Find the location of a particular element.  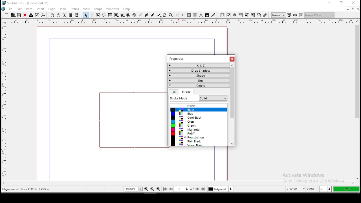

icon and file name is located at coordinates (26, 3).